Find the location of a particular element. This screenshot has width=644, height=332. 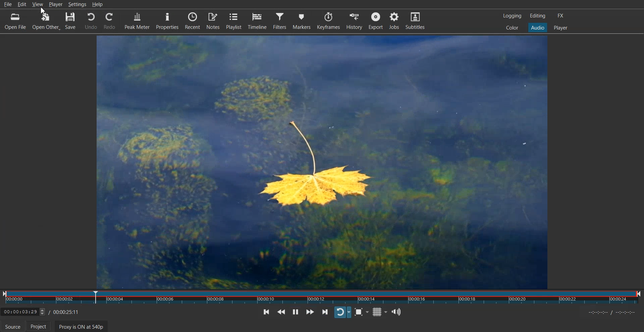

Subtitles is located at coordinates (415, 20).